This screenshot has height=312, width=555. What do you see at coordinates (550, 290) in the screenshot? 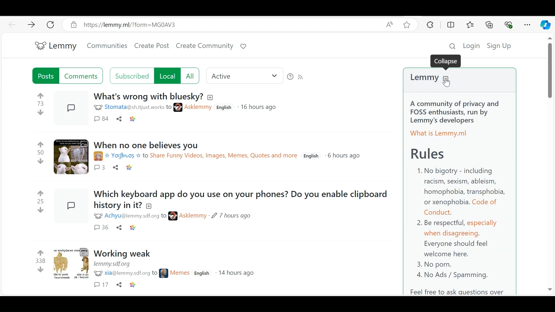
I see `` at bounding box center [550, 290].